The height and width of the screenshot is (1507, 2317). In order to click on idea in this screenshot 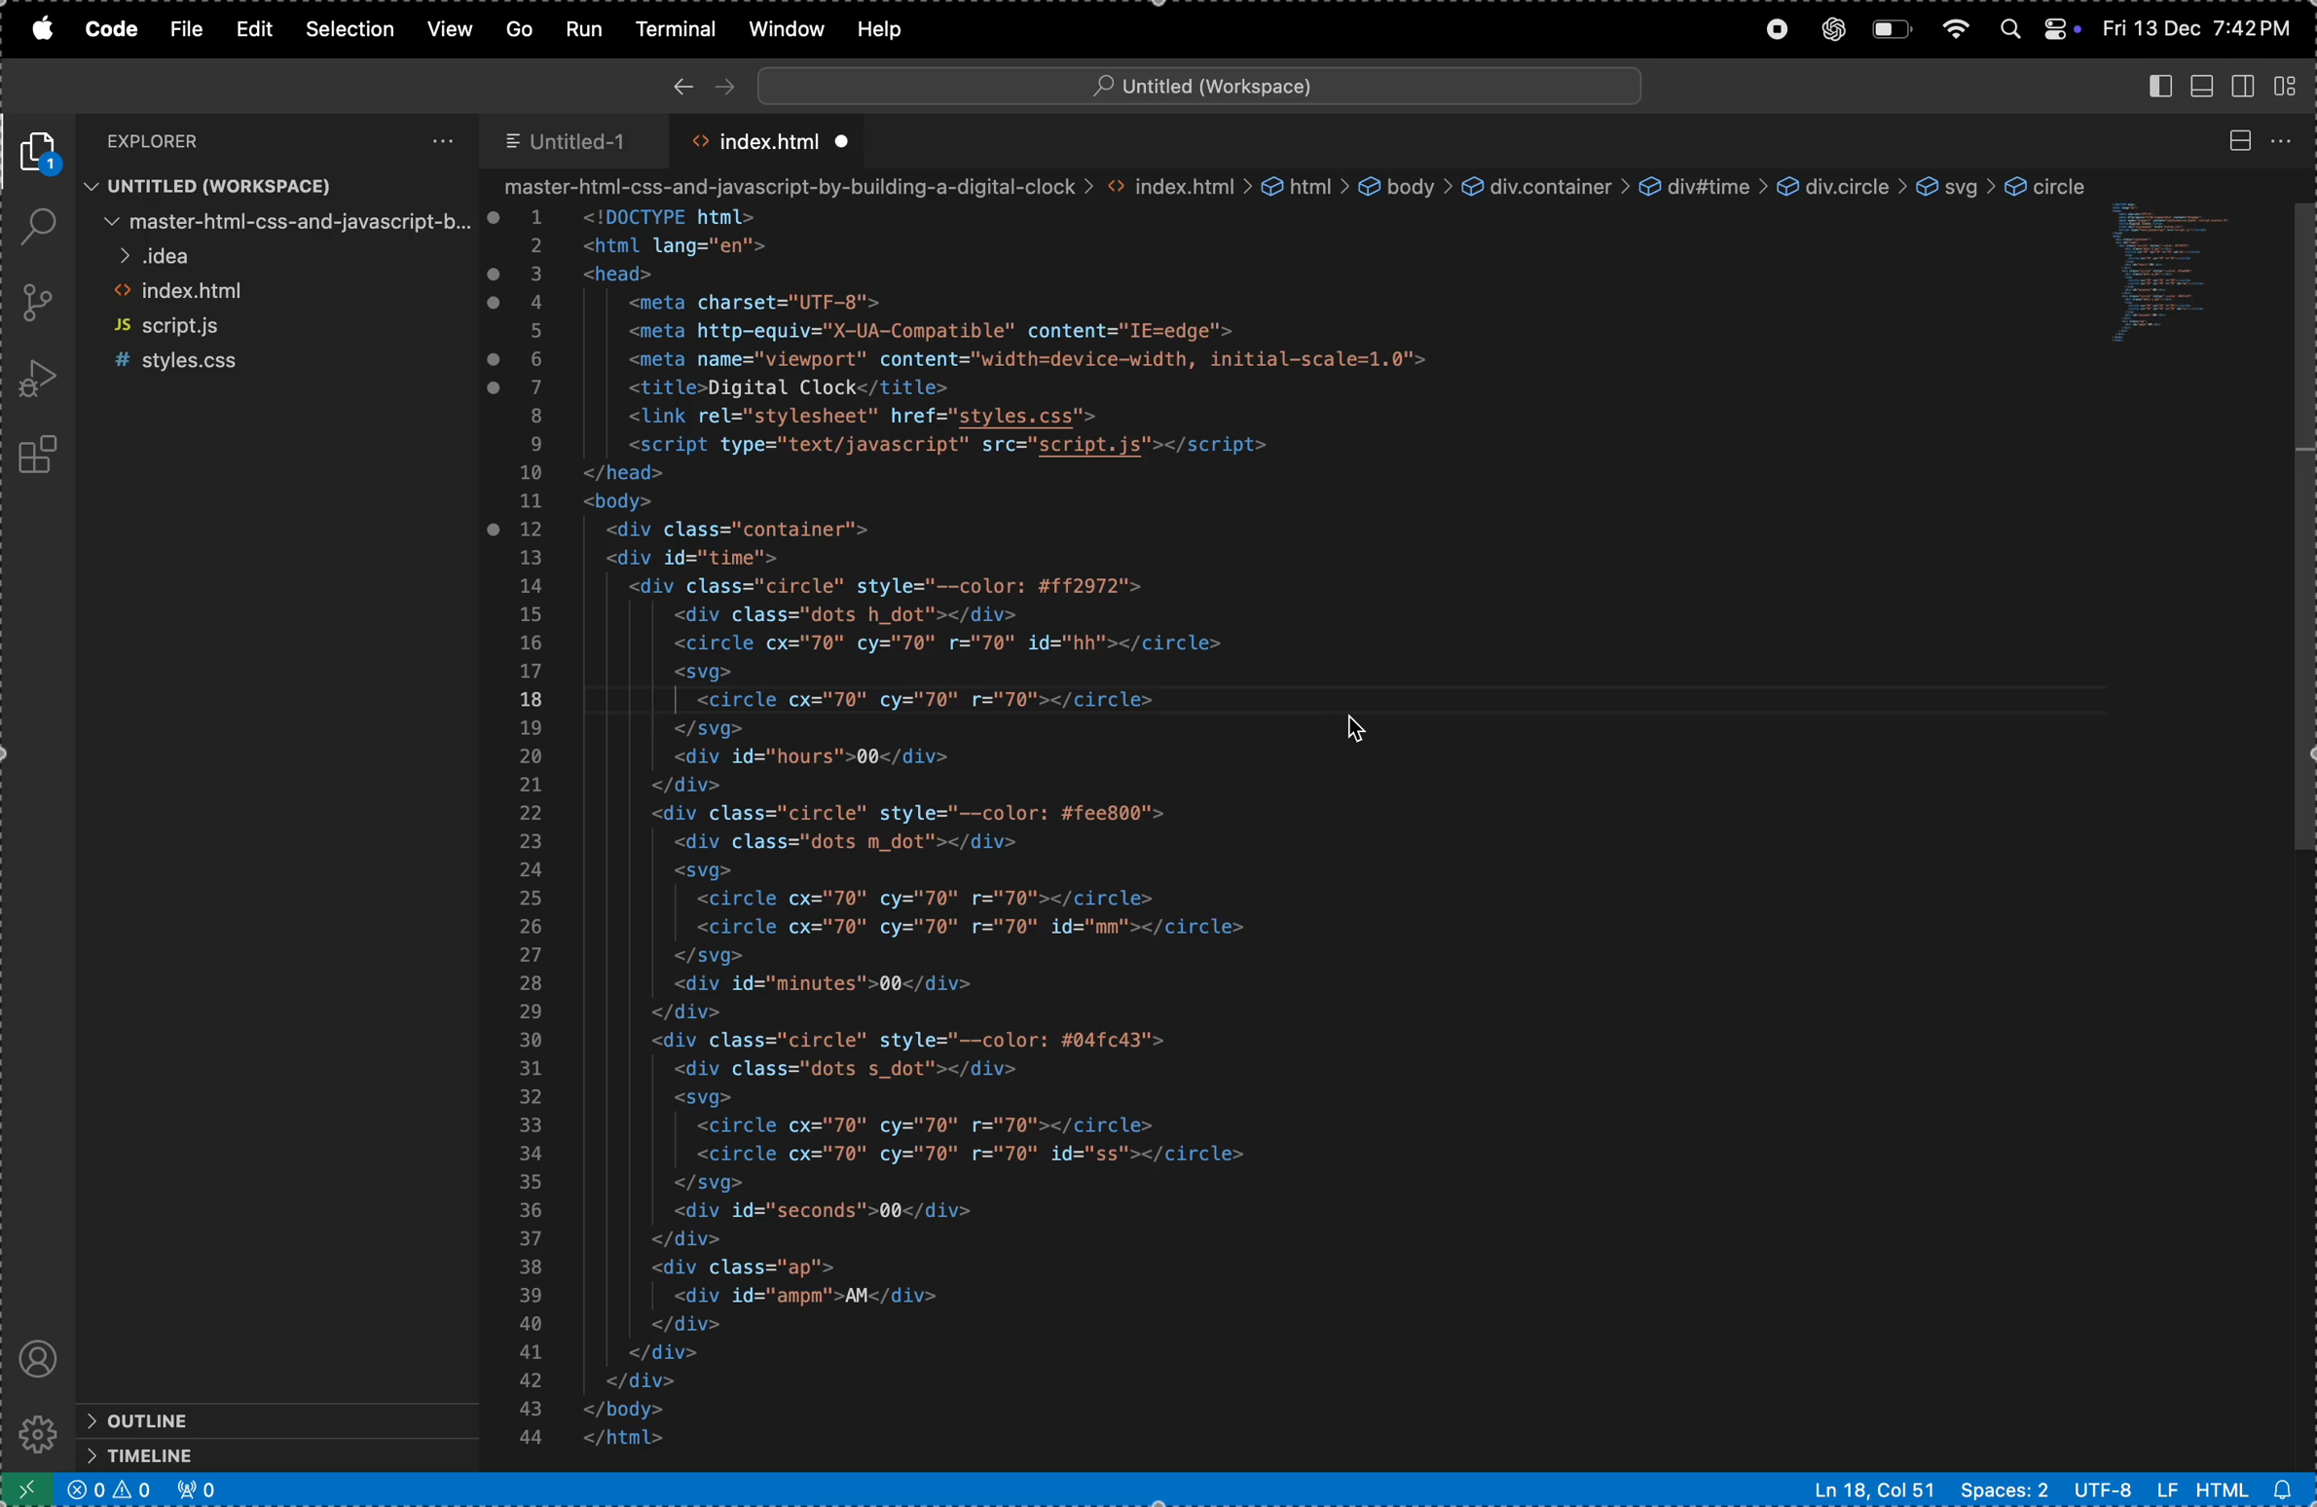, I will do `click(277, 258)`.